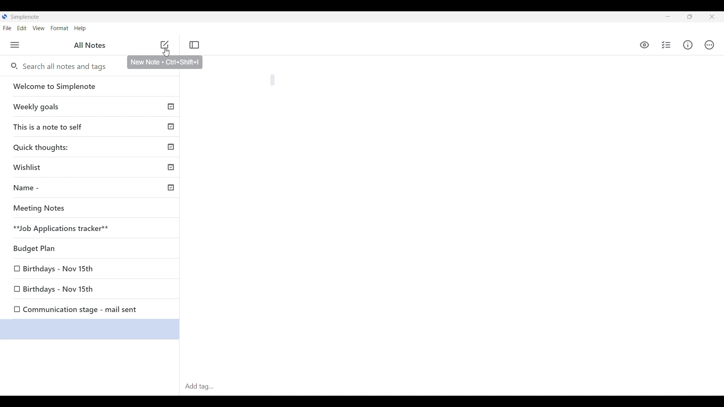  Describe the element at coordinates (7, 28) in the screenshot. I see `File` at that location.